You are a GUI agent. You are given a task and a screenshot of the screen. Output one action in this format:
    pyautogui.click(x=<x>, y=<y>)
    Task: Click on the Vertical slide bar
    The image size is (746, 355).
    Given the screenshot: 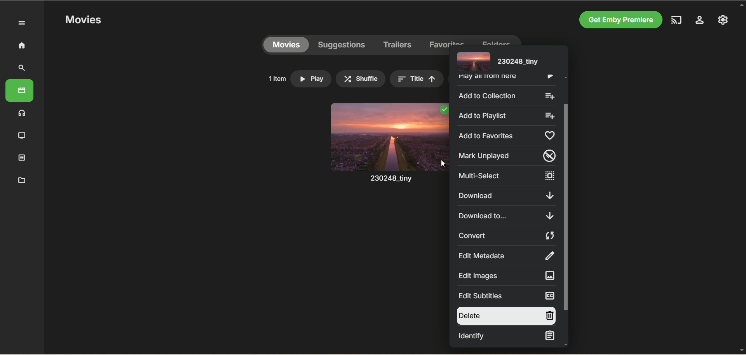 What is the action you would take?
    pyautogui.click(x=566, y=211)
    